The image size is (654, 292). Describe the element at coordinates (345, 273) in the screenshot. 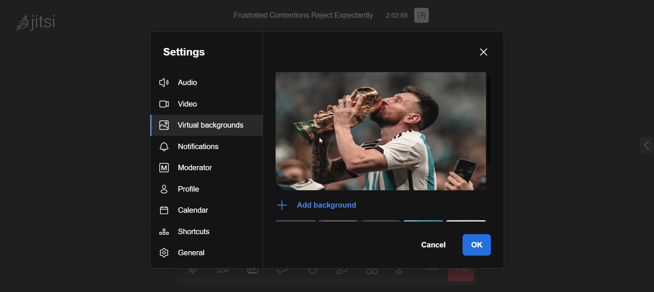

I see `participantd` at that location.